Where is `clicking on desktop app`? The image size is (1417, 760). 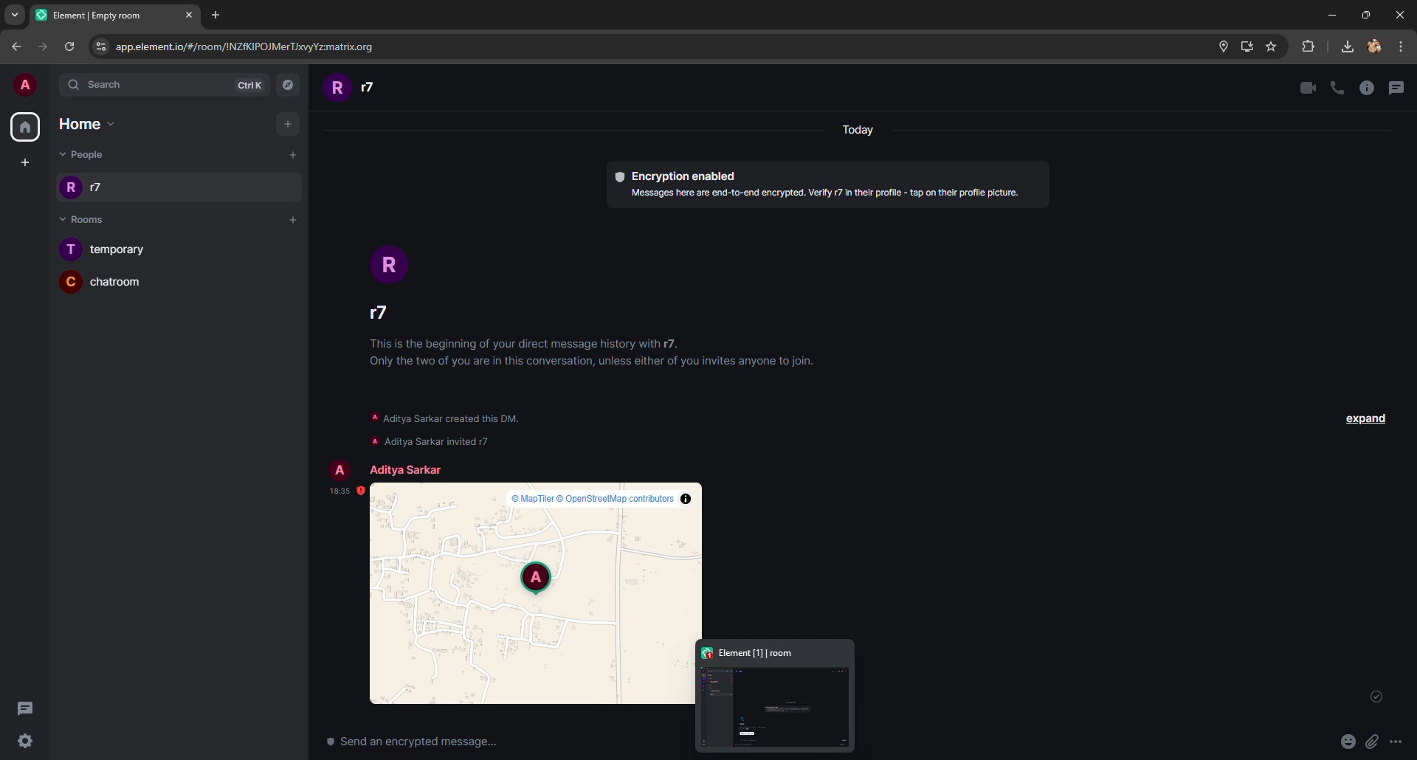 clicking on desktop app is located at coordinates (774, 700).